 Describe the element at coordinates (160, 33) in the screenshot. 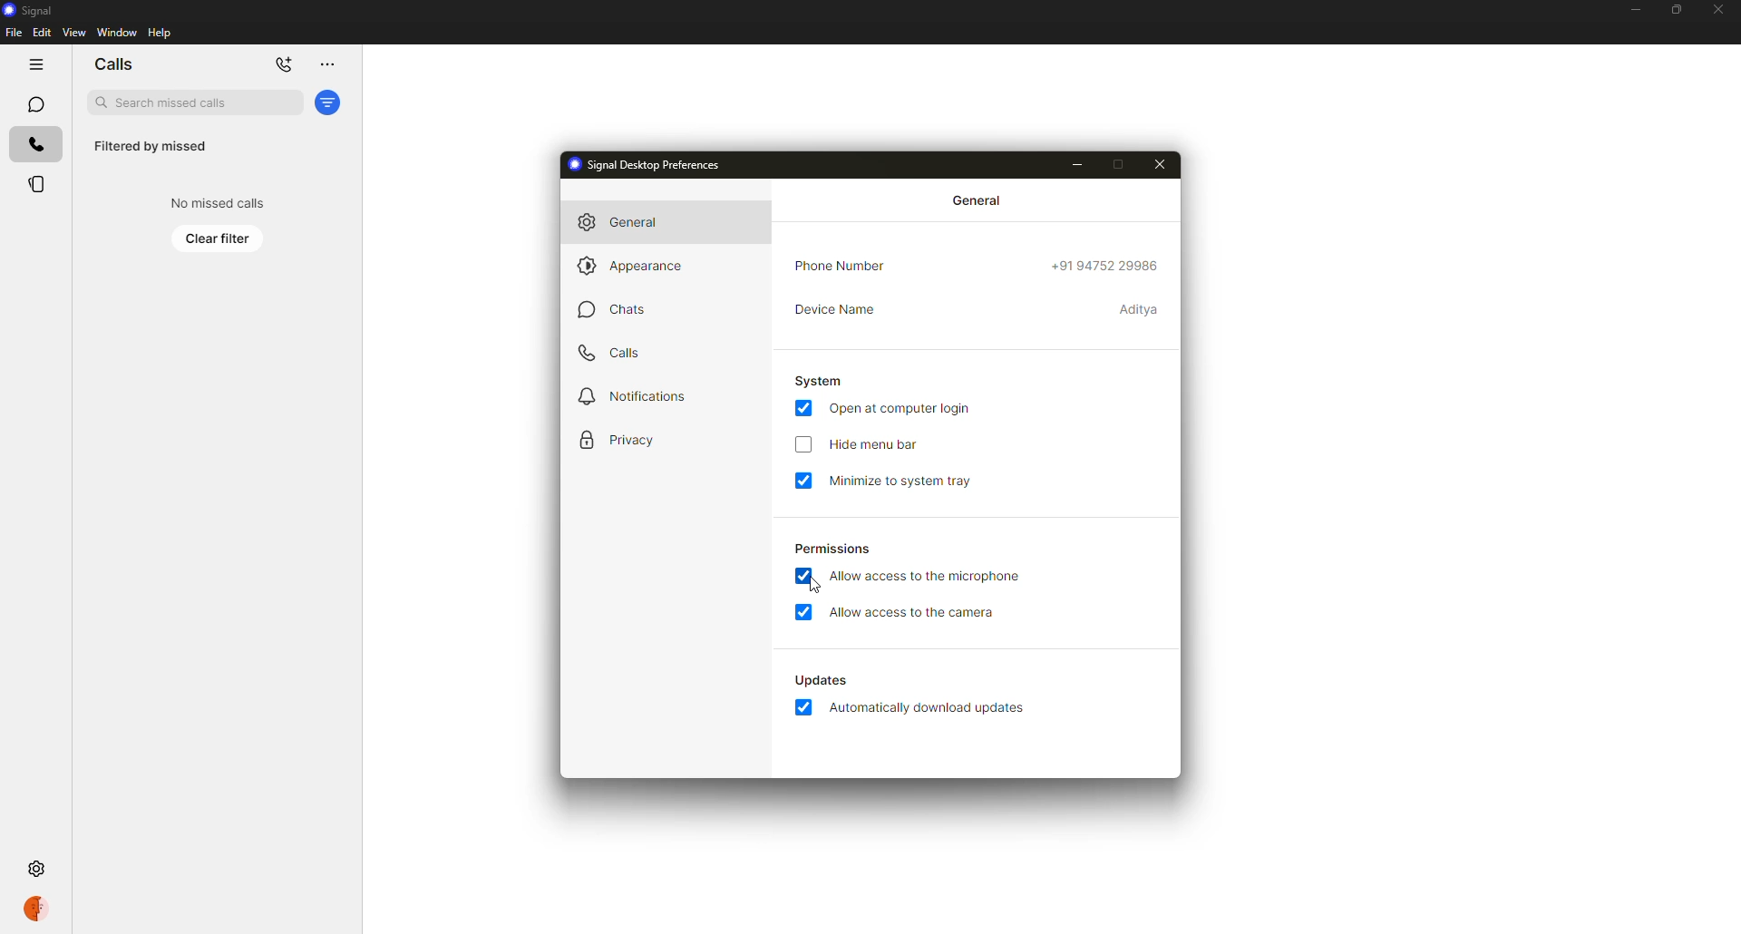

I see `help` at that location.